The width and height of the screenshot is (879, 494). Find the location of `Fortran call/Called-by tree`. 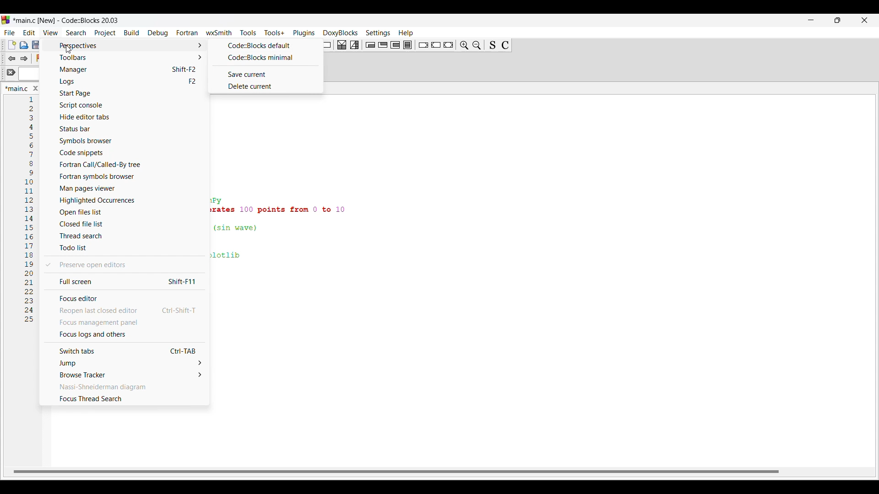

Fortran call/Called-by tree is located at coordinates (128, 164).